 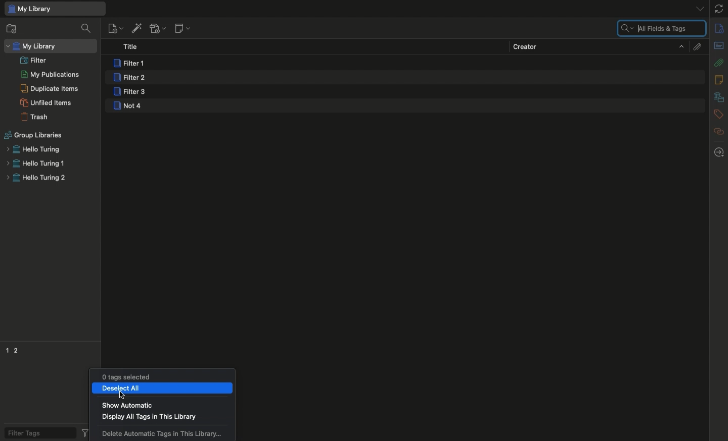 I want to click on cursor, so click(x=122, y=395).